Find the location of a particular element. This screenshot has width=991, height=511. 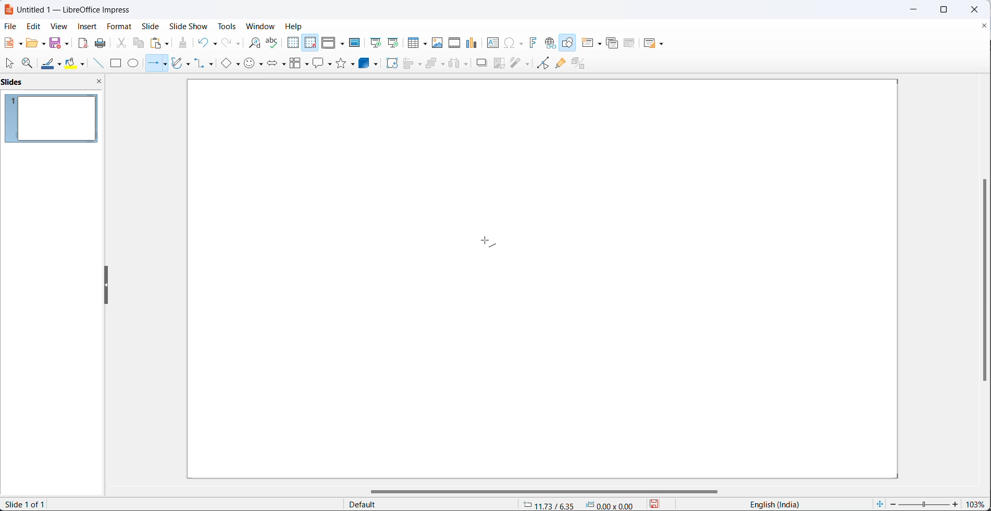

close document is located at coordinates (985, 25).